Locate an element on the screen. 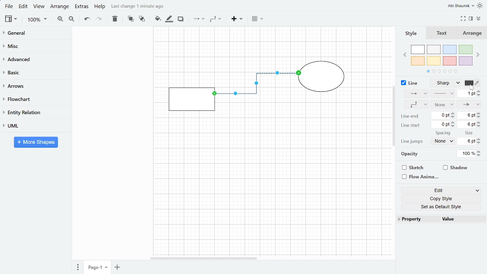 The width and height of the screenshot is (487, 274). Current line width is located at coordinates (466, 94).